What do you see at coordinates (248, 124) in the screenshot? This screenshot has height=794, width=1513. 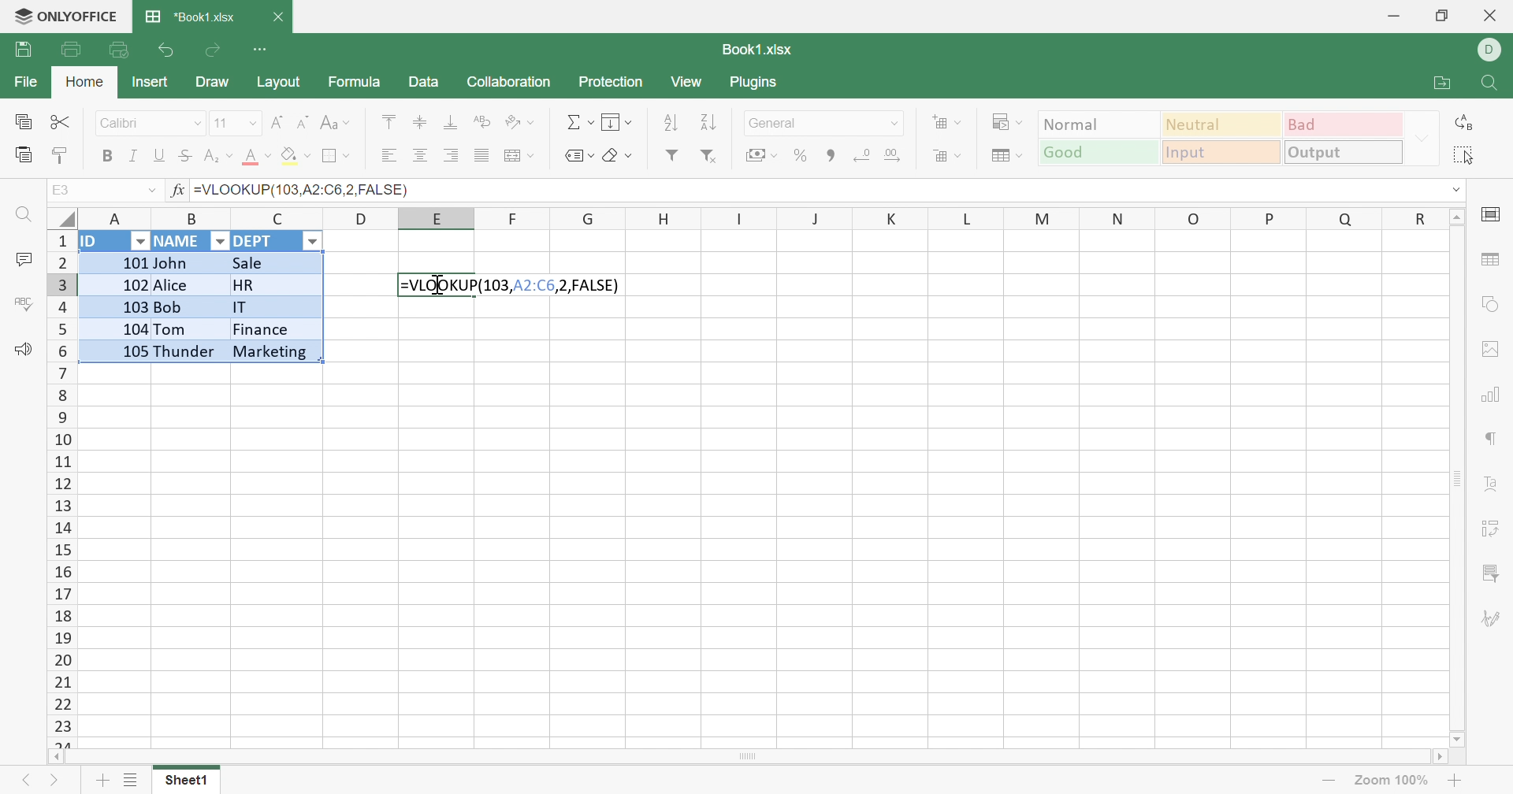 I see `Drop Down` at bounding box center [248, 124].